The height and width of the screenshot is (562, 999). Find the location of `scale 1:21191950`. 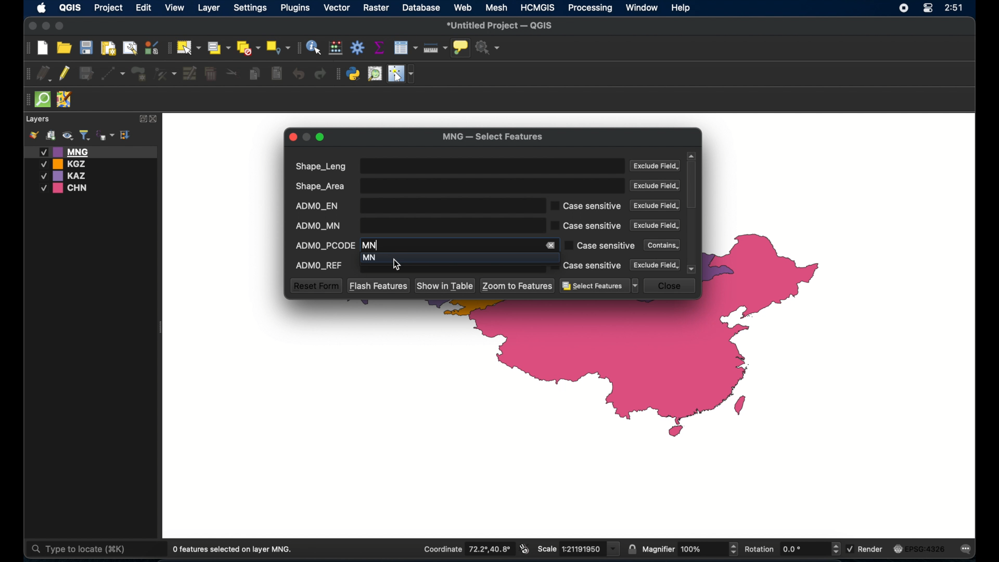

scale 1:21191950 is located at coordinates (579, 549).